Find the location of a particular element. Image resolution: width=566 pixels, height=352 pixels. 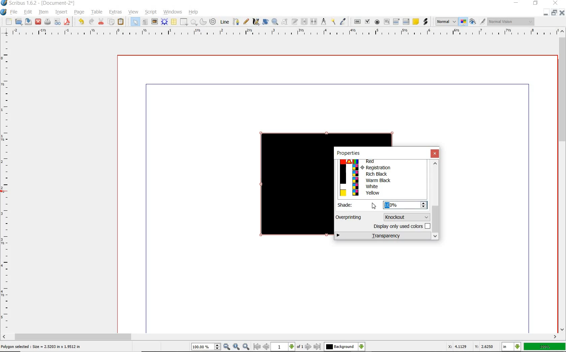

scrollbar is located at coordinates (280, 337).